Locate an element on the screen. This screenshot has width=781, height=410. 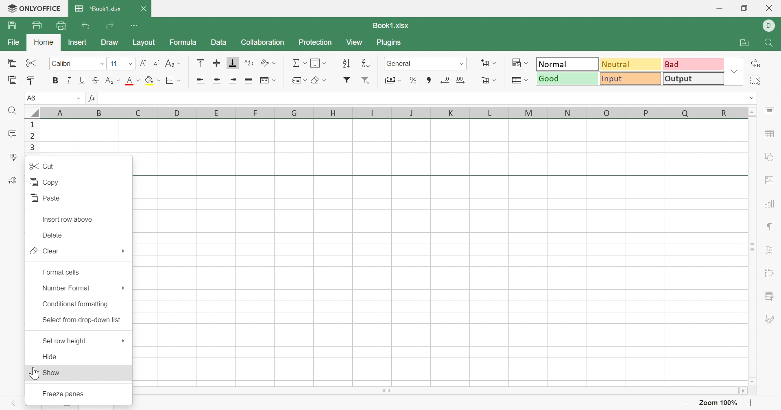
Align Center is located at coordinates (219, 80).